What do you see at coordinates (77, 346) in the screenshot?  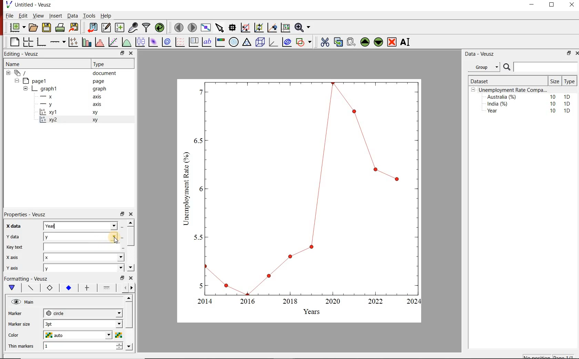 I see `1` at bounding box center [77, 346].